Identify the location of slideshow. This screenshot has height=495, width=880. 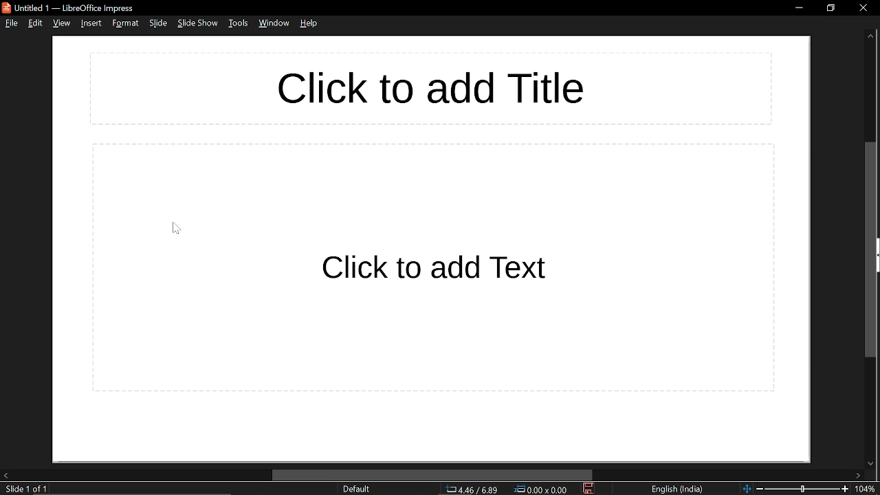
(199, 23).